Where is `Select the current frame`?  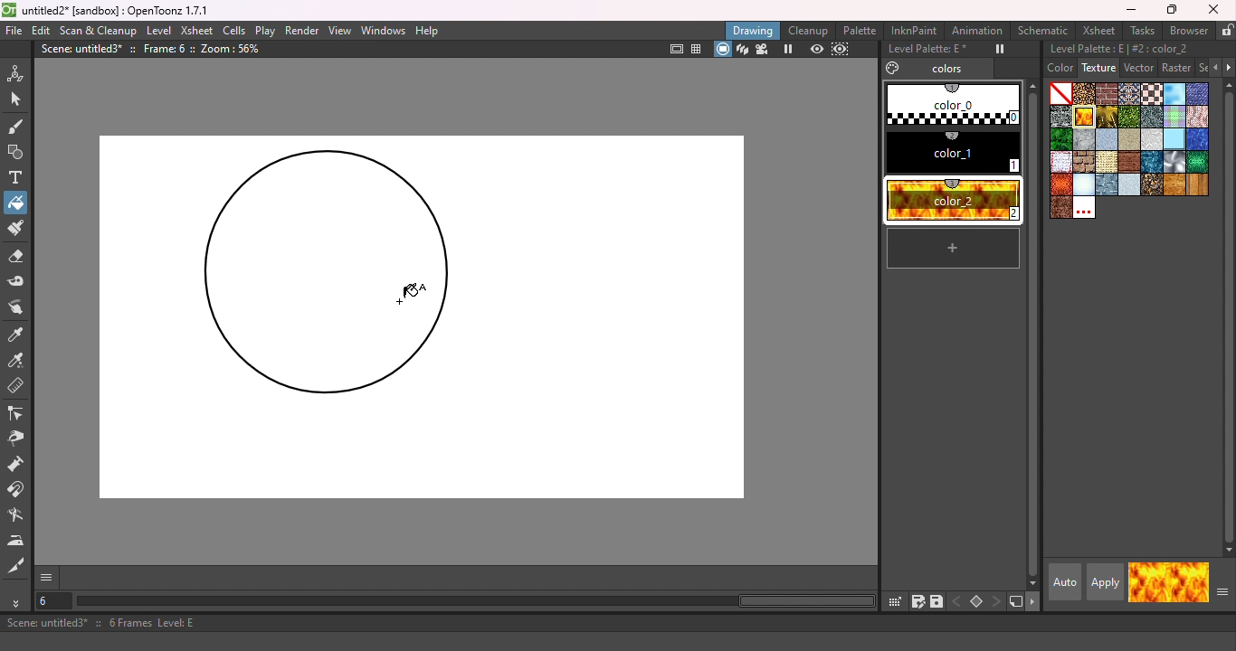 Select the current frame is located at coordinates (55, 602).